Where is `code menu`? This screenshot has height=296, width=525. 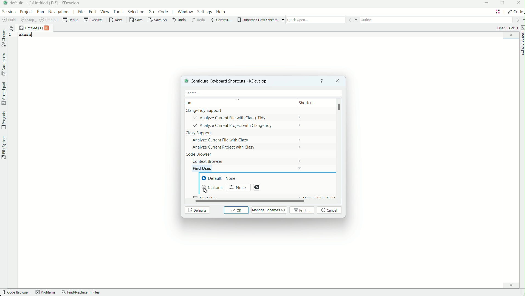 code menu is located at coordinates (163, 12).